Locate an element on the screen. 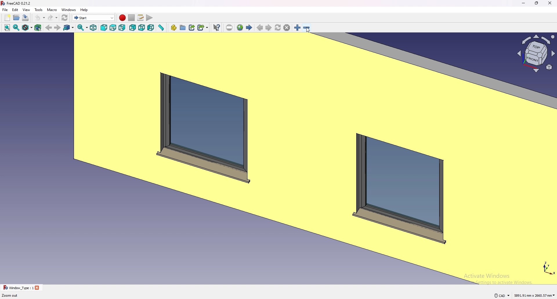  draw style is located at coordinates (27, 28).